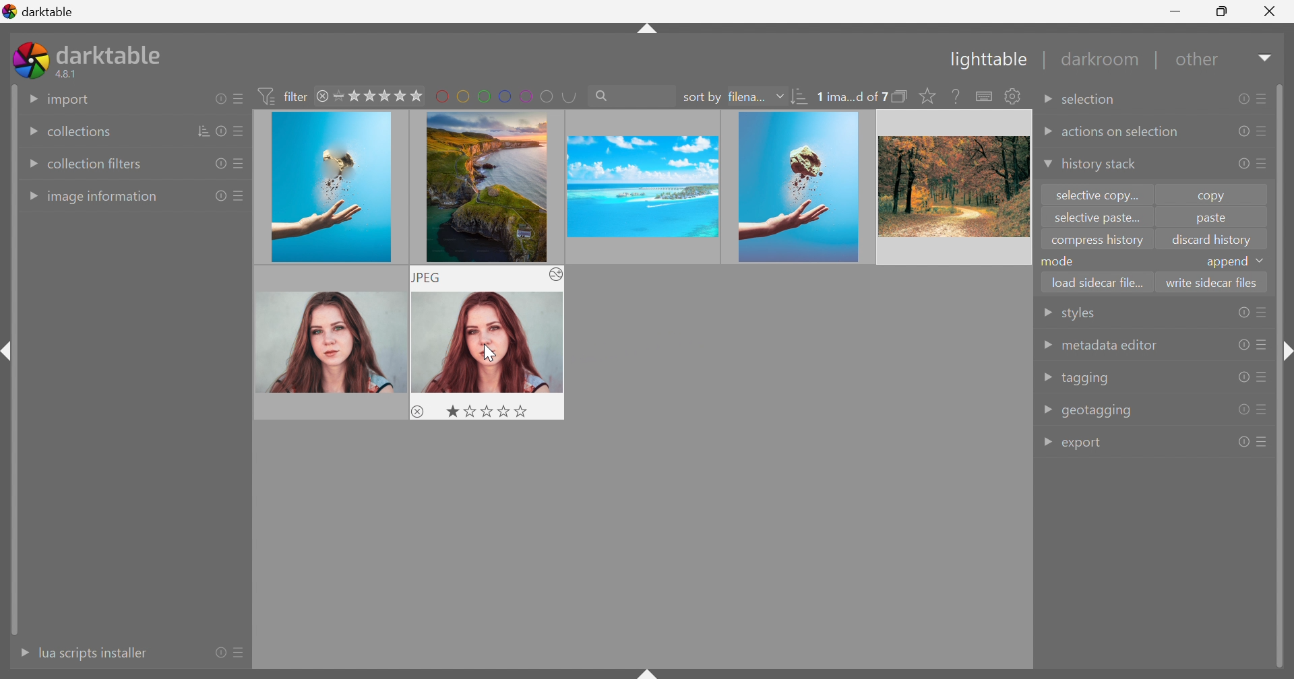 Image resolution: width=1294 pixels, height=679 pixels. I want to click on actions on selection, so click(1121, 133).